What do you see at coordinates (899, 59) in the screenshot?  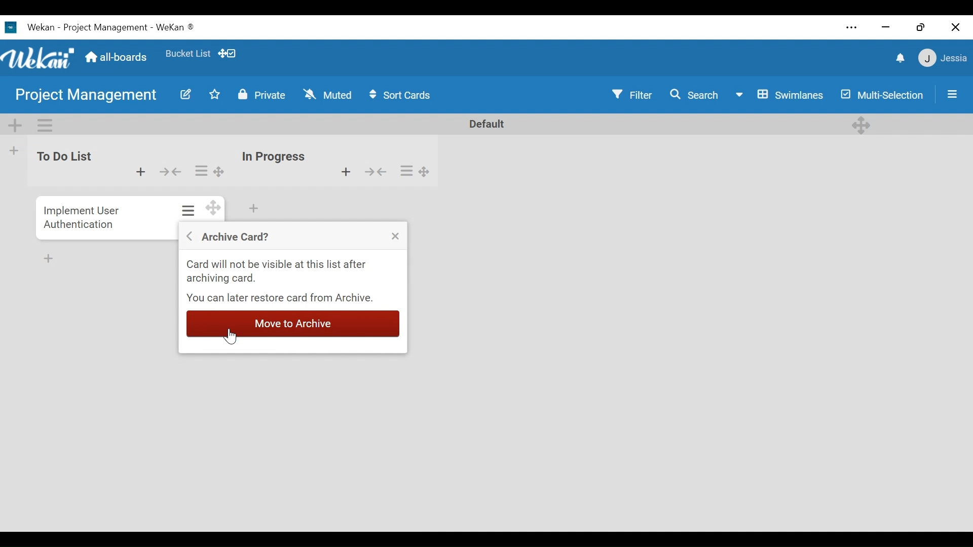 I see `notifications` at bounding box center [899, 59].